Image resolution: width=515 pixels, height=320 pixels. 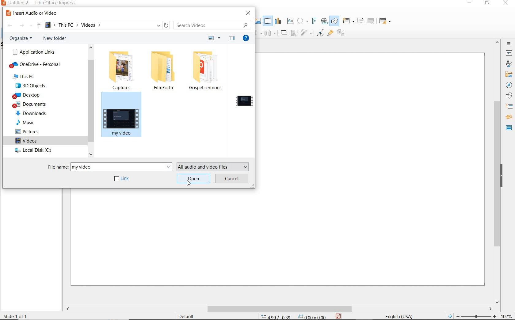 What do you see at coordinates (509, 76) in the screenshot?
I see `gallery` at bounding box center [509, 76].